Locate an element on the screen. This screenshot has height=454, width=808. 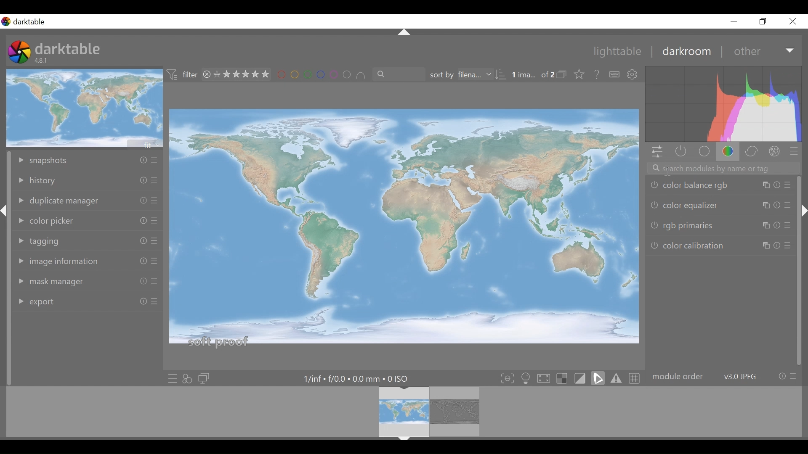
close is located at coordinates (792, 21).